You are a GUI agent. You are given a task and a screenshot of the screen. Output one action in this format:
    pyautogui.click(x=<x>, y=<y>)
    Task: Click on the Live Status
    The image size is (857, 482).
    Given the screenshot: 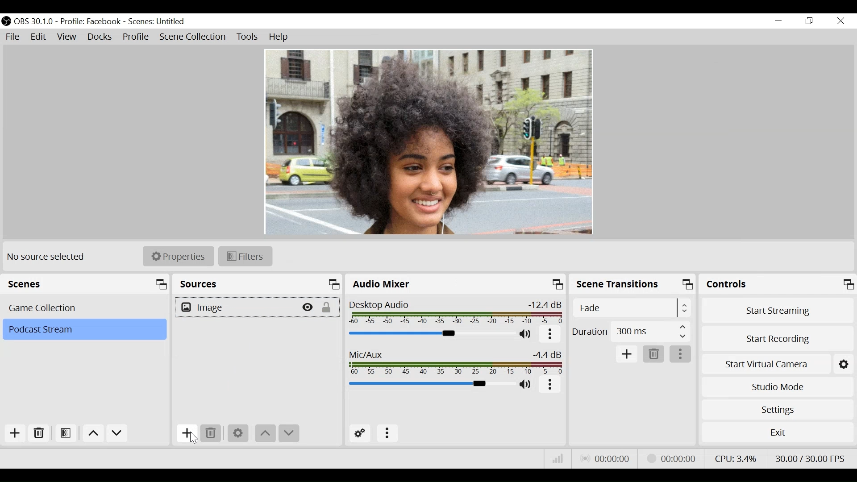 What is the action you would take?
    pyautogui.click(x=604, y=459)
    